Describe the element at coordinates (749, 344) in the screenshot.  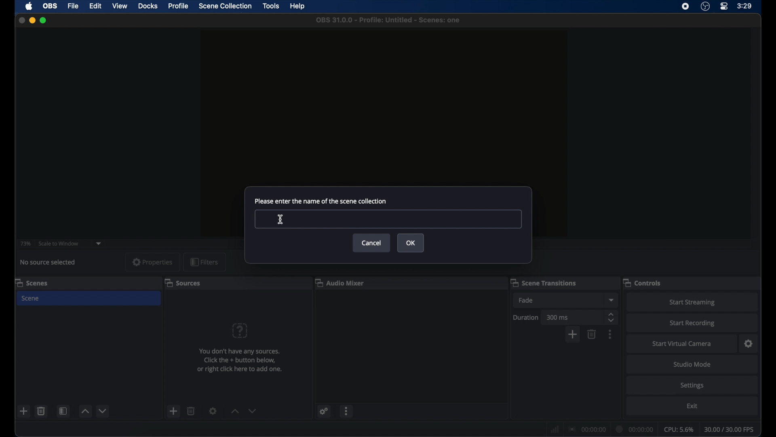
I see `settings` at that location.